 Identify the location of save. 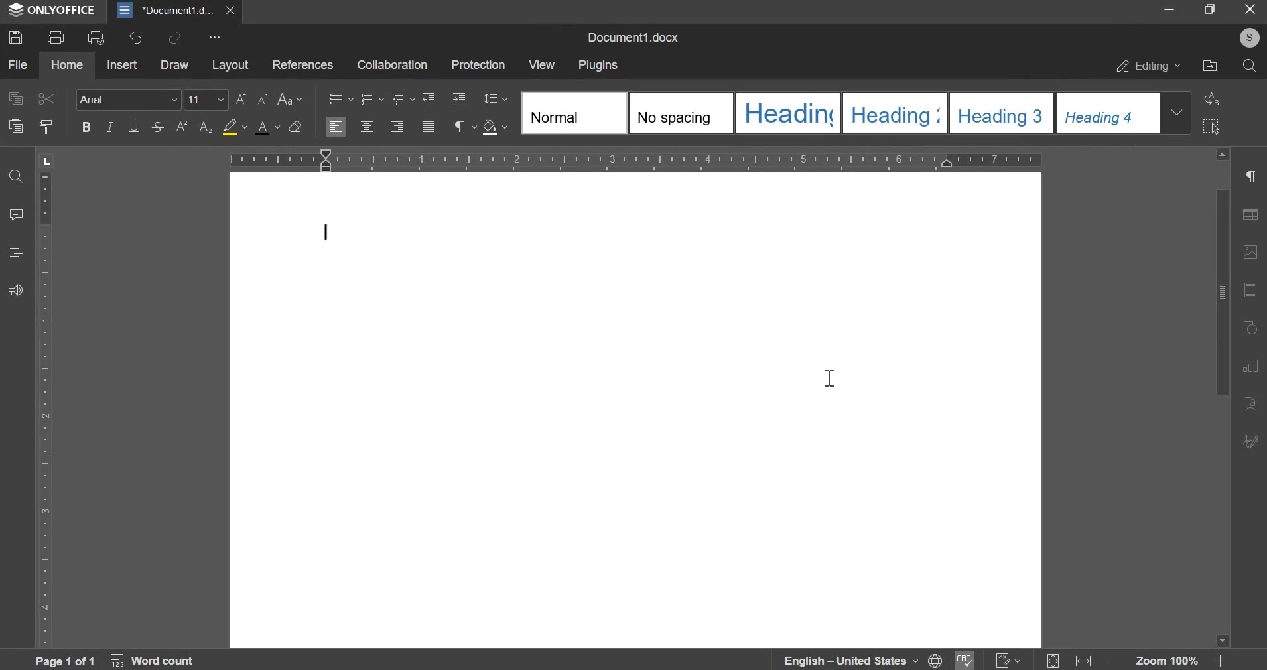
(19, 38).